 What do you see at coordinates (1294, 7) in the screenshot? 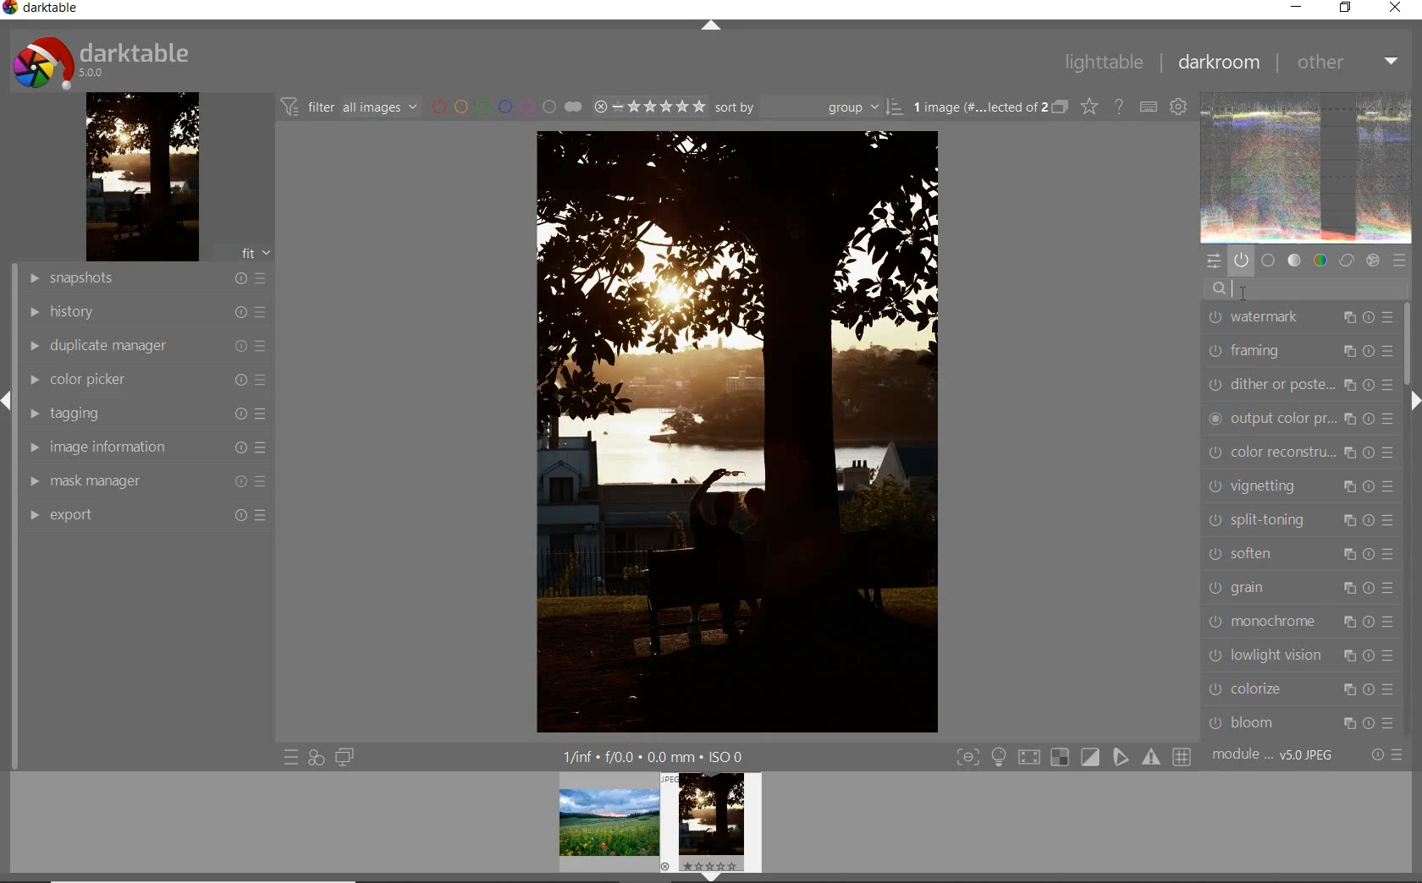
I see `minimize` at bounding box center [1294, 7].